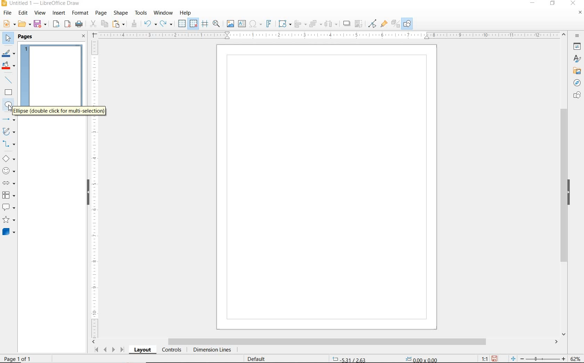 This screenshot has height=363, width=584. What do you see at coordinates (167, 24) in the screenshot?
I see `REDO` at bounding box center [167, 24].